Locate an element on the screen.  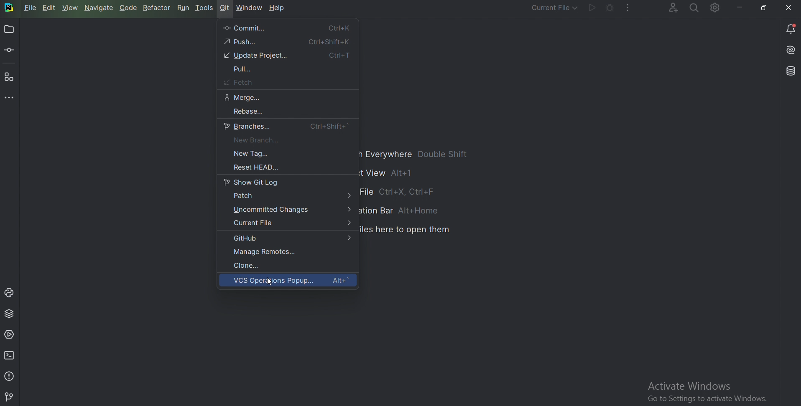
Install AI assistant is located at coordinates (790, 51).